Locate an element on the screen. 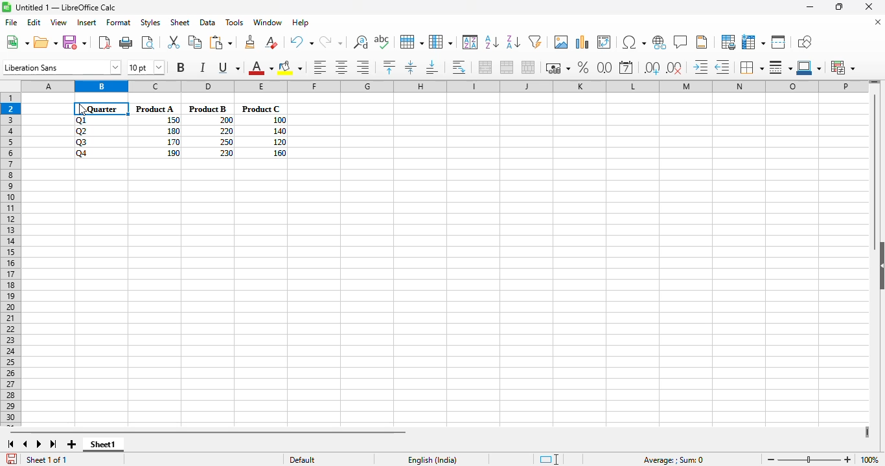  120 is located at coordinates (279, 142).